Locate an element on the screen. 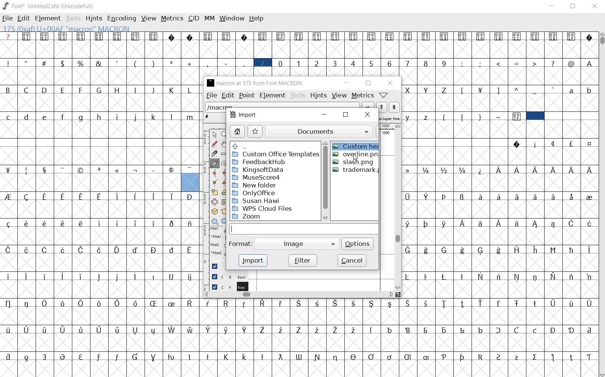 The height and width of the screenshot is (377, 605). Symbol is located at coordinates (480, 276).